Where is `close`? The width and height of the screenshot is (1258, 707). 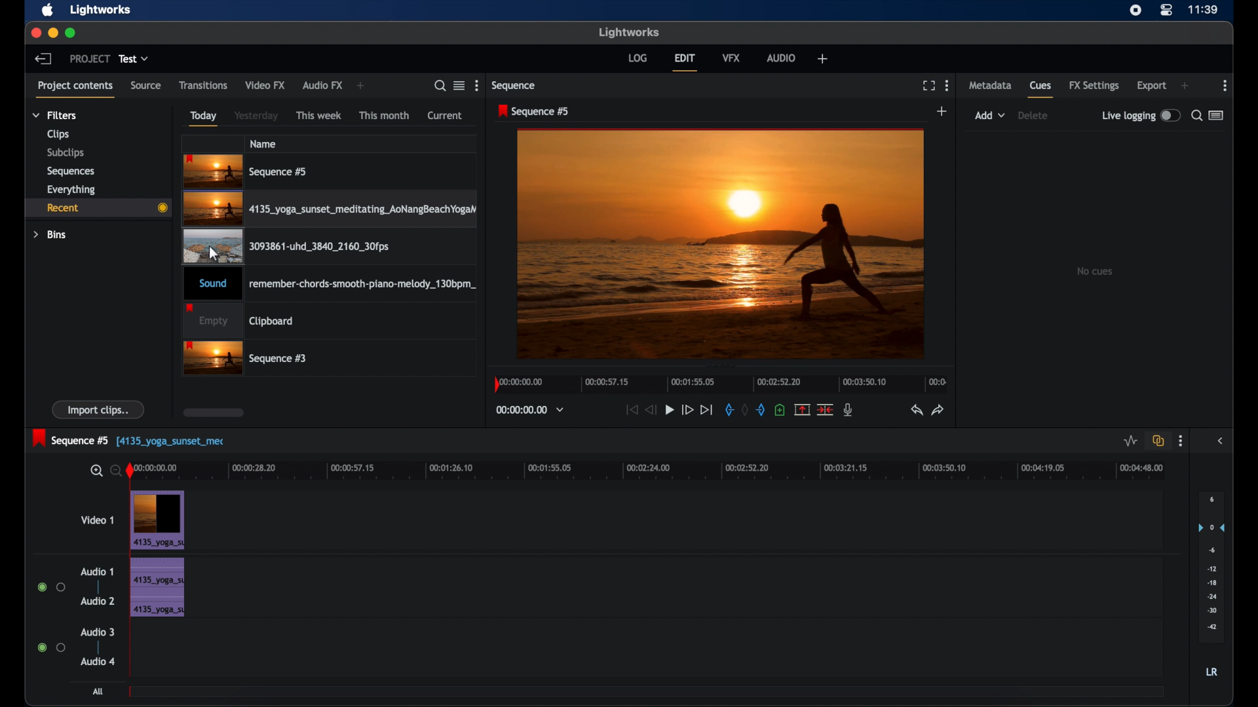 close is located at coordinates (35, 33).